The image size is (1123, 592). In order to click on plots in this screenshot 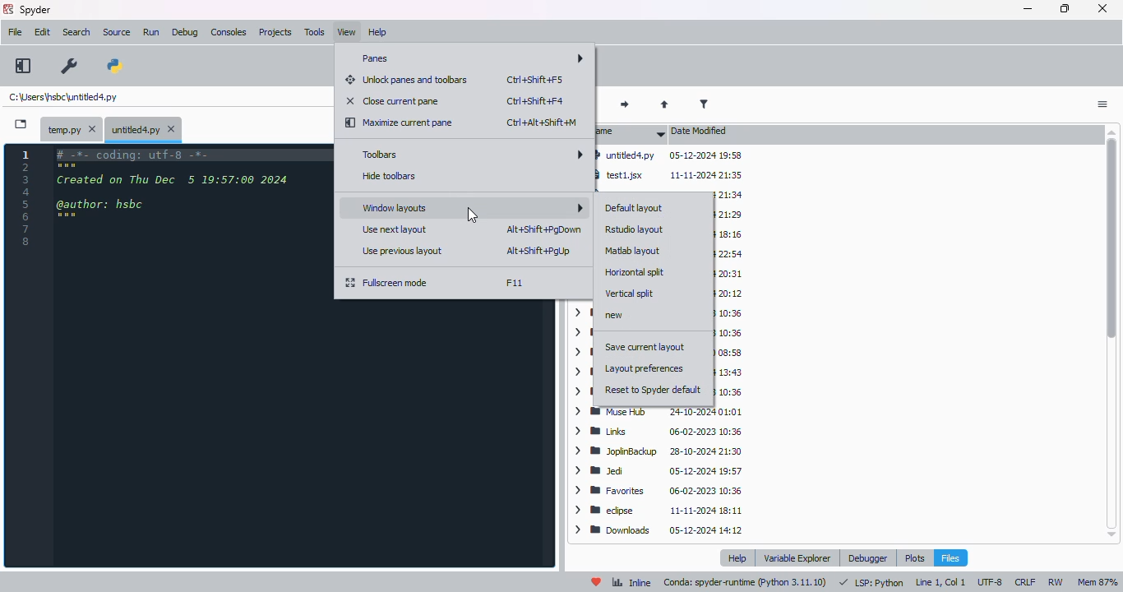, I will do `click(914, 557)`.